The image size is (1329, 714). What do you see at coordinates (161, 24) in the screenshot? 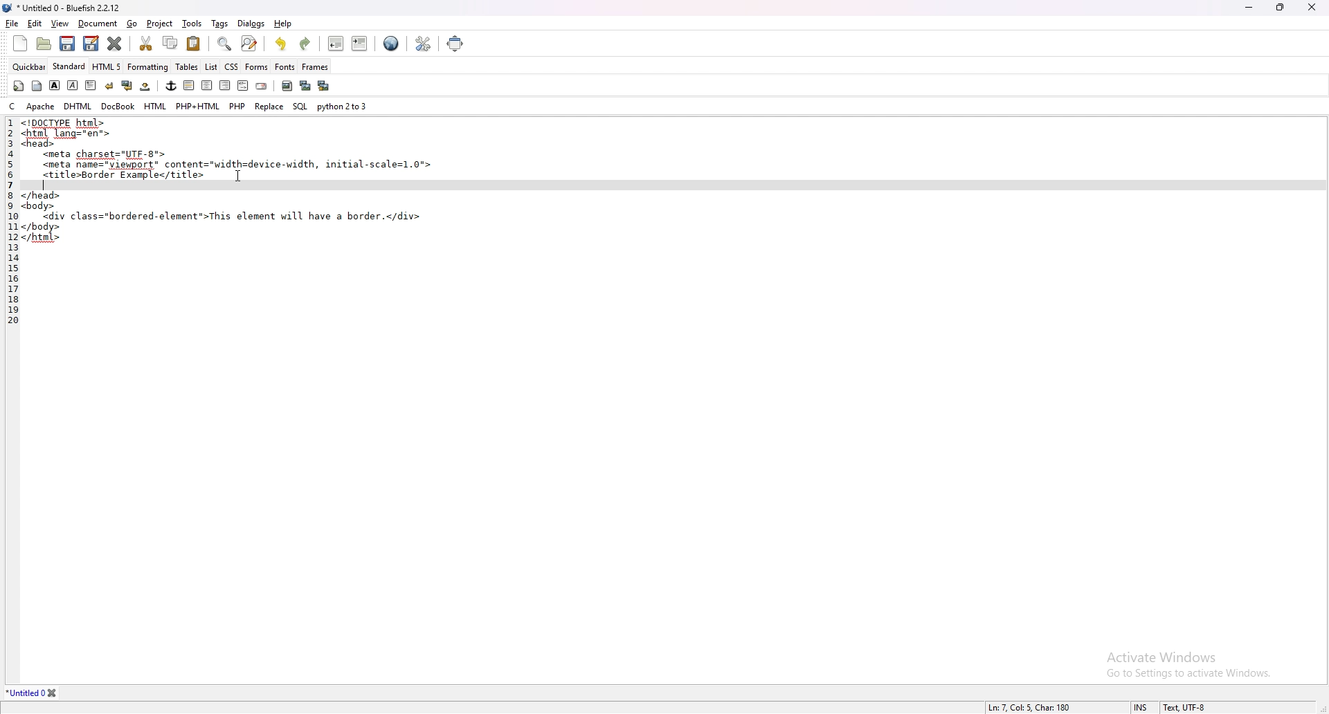
I see `project` at bounding box center [161, 24].